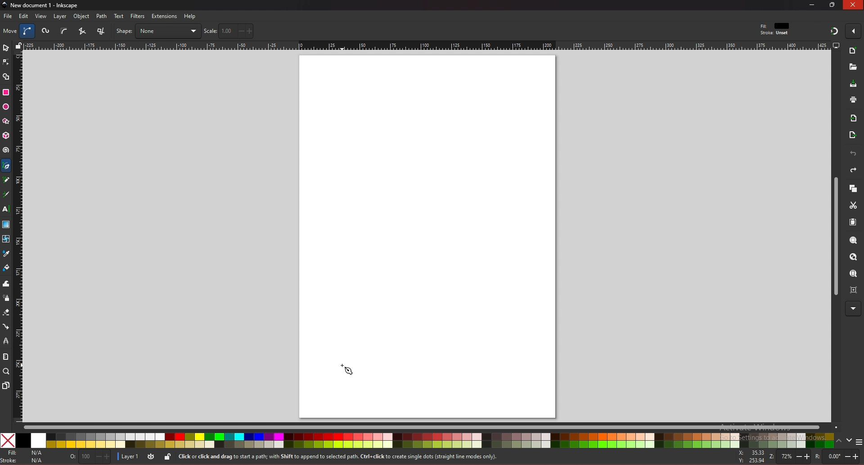 The width and height of the screenshot is (864, 465). I want to click on edit, so click(24, 16).